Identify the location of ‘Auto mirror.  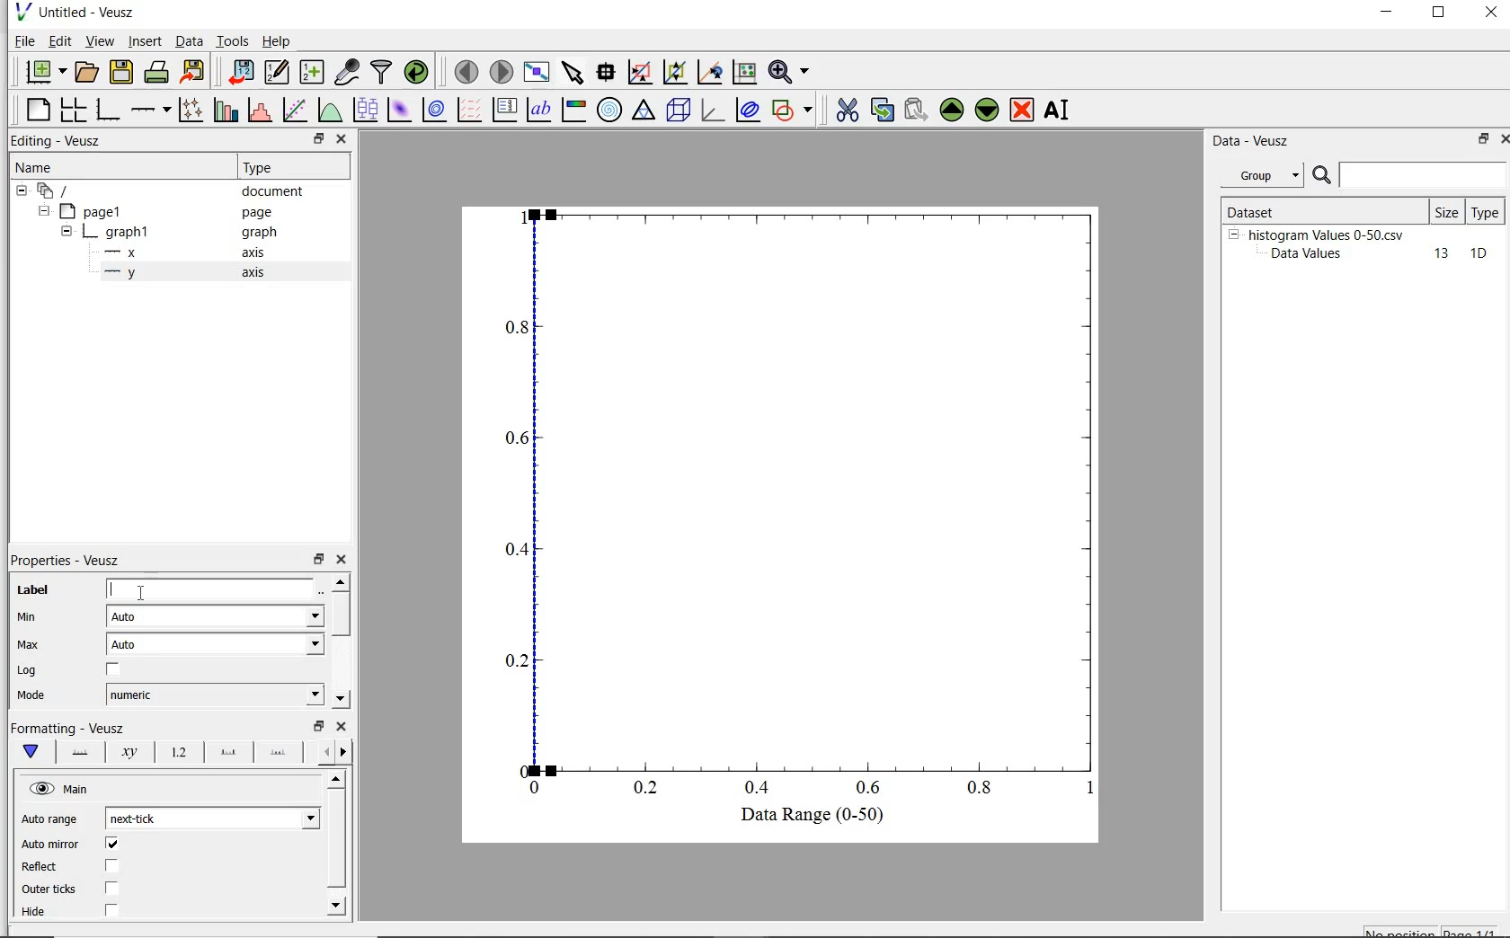
(50, 843).